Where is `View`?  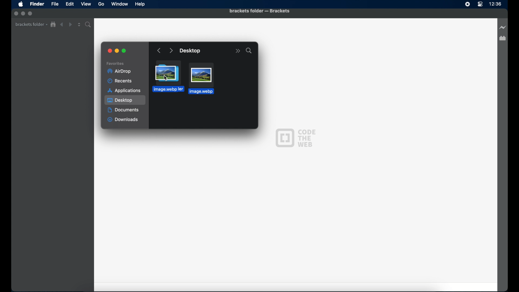 View is located at coordinates (86, 4).